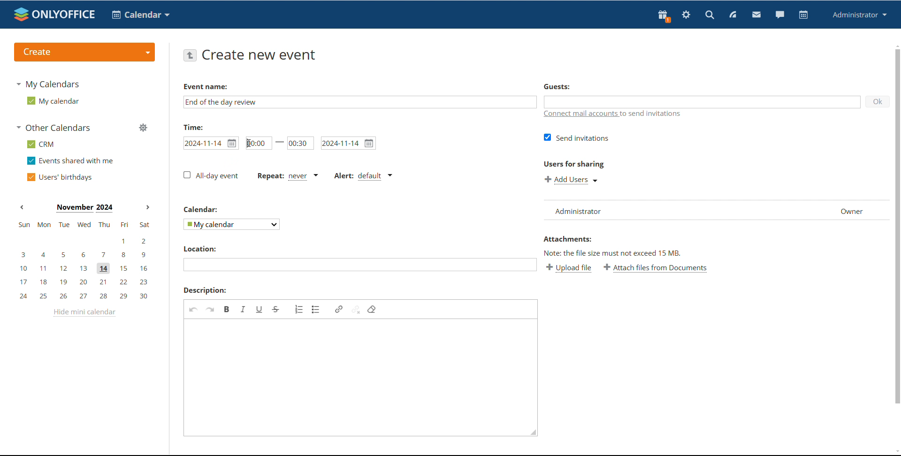 Image resolution: width=901 pixels, height=456 pixels. What do you see at coordinates (860, 15) in the screenshot?
I see `profile` at bounding box center [860, 15].